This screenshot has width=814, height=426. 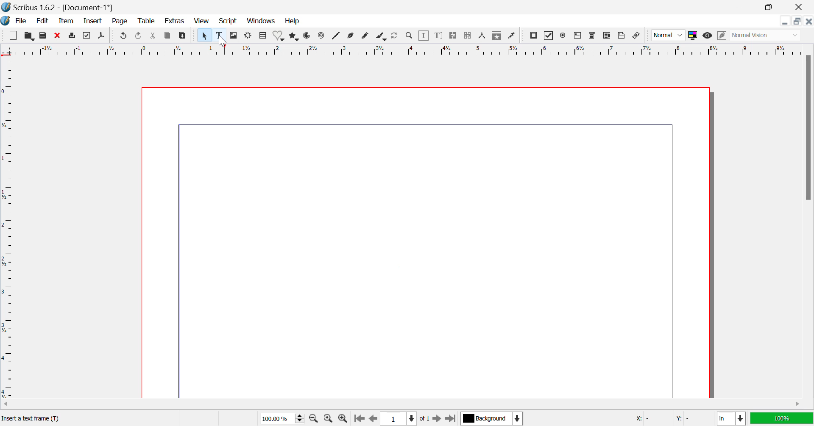 I want to click on Eyedropper, so click(x=513, y=35).